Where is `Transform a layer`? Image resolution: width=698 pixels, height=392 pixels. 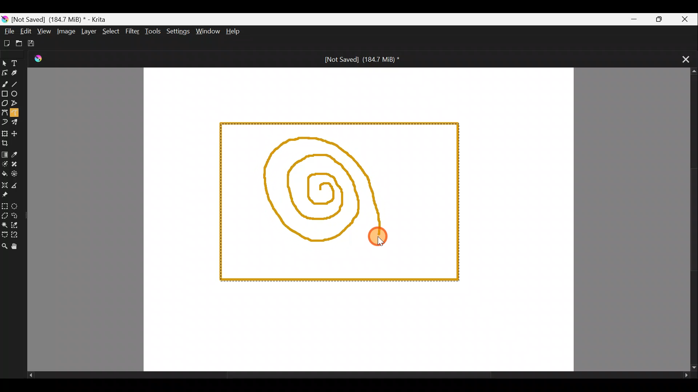
Transform a layer is located at coordinates (4, 134).